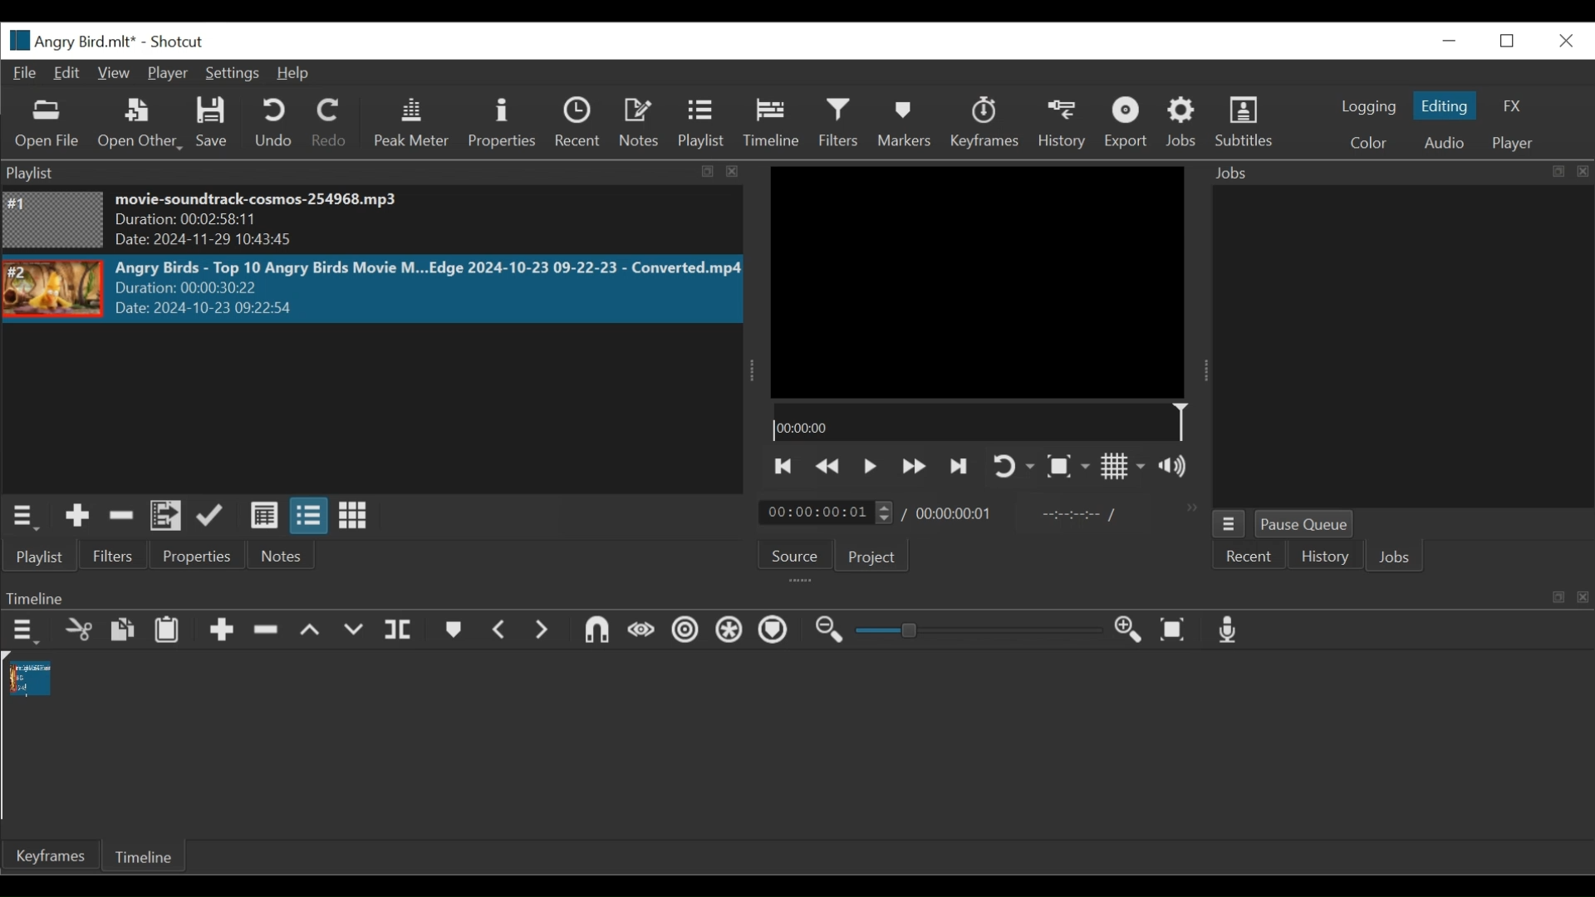  I want to click on Timeline, so click(770, 123).